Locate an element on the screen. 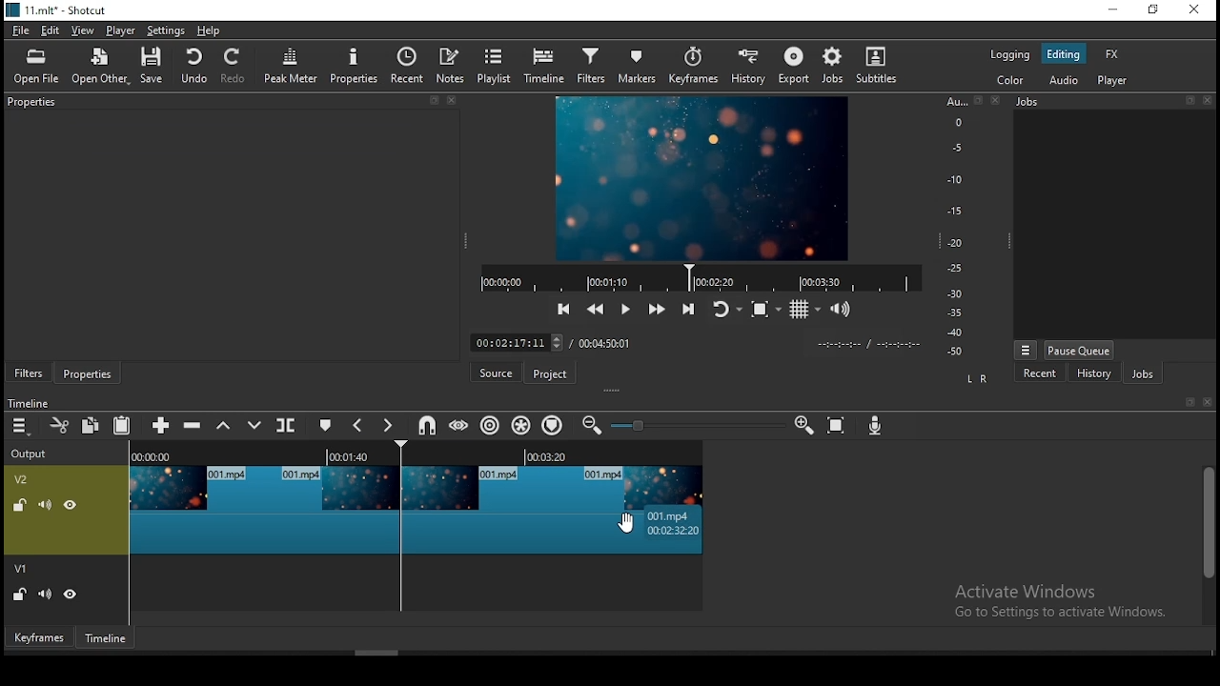 This screenshot has width=1220, height=686. help is located at coordinates (209, 30).